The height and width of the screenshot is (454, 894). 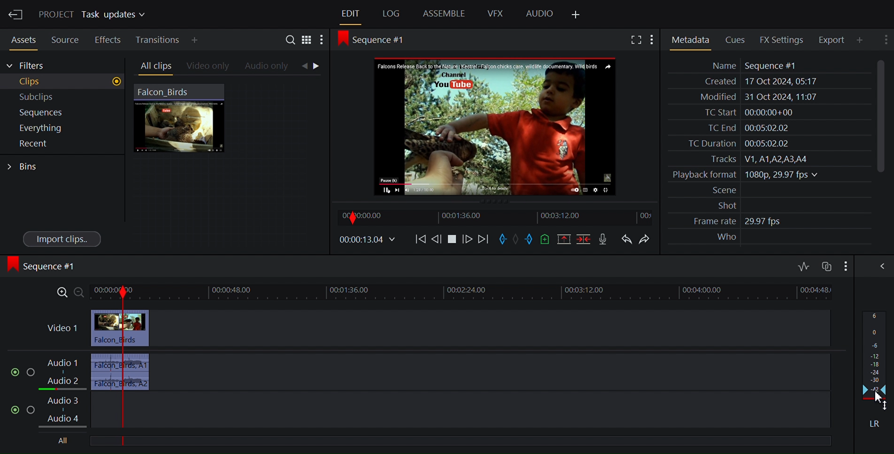 I want to click on Add Panel, so click(x=859, y=39).